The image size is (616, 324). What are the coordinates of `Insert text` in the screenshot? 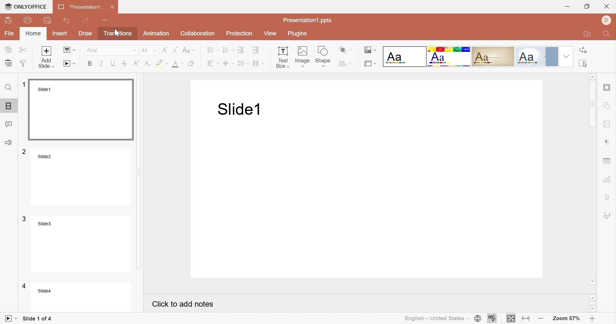 It's located at (283, 58).